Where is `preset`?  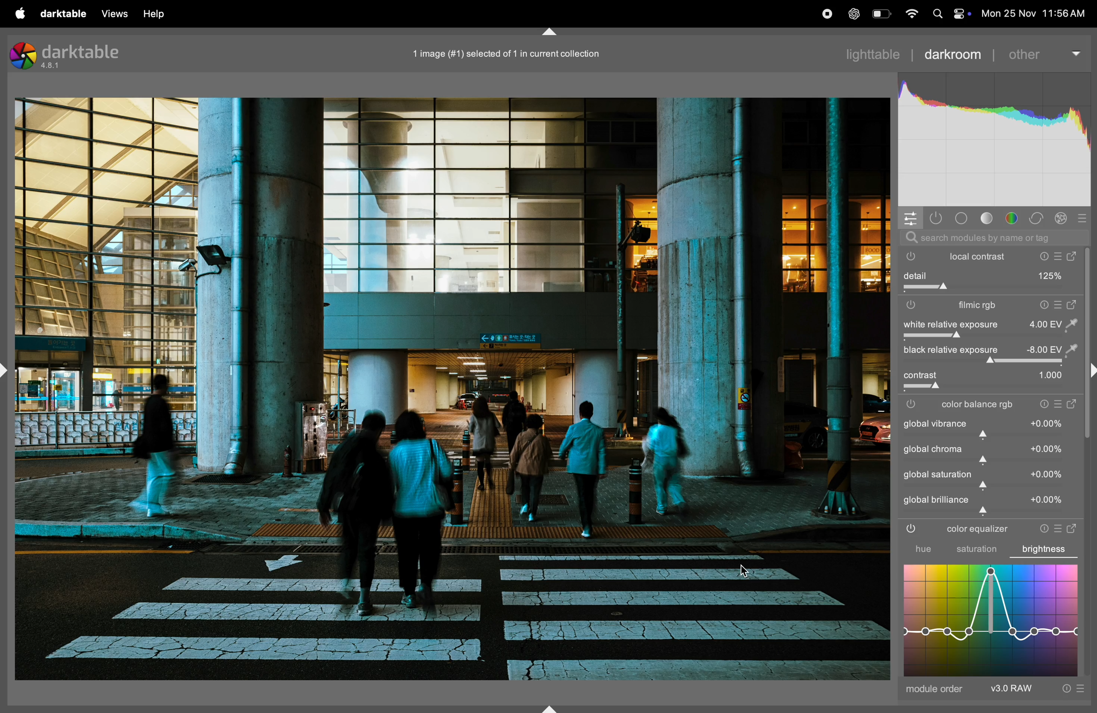 preset is located at coordinates (1082, 217).